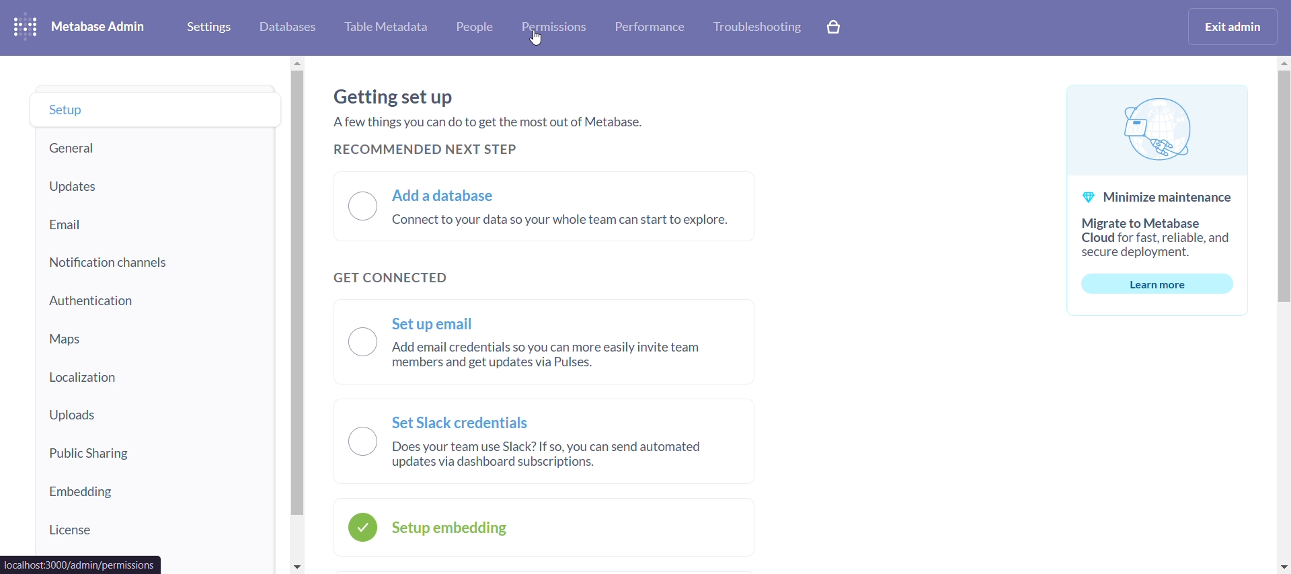 This screenshot has width=1291, height=574. Describe the element at coordinates (206, 28) in the screenshot. I see `settings` at that location.